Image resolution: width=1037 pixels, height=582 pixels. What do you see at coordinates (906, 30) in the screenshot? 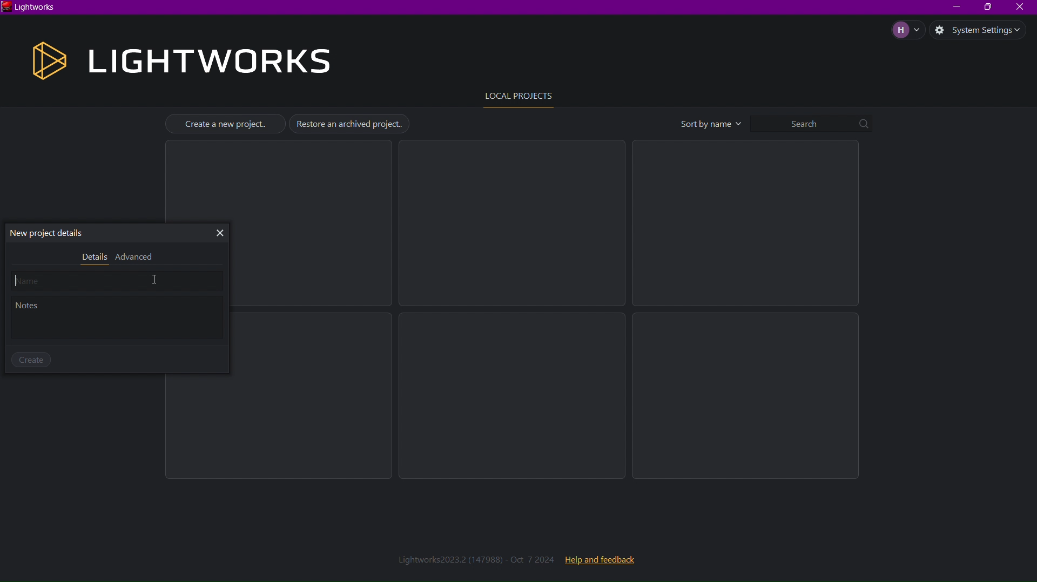
I see `Account` at bounding box center [906, 30].